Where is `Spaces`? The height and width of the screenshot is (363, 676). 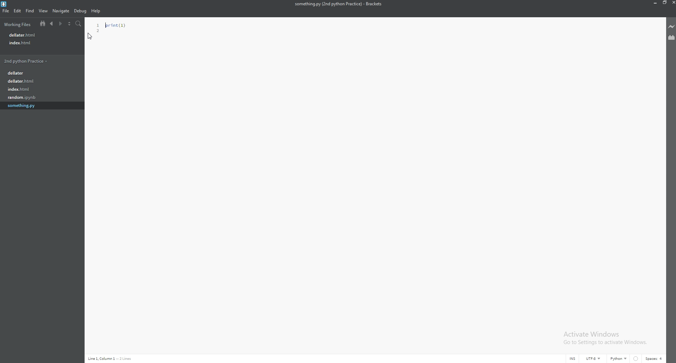
Spaces is located at coordinates (655, 359).